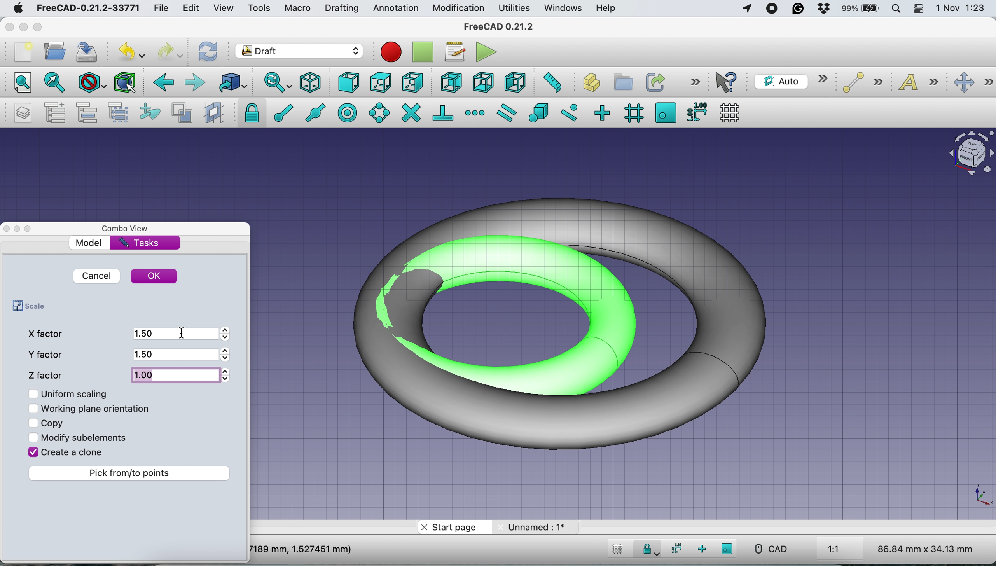 The height and width of the screenshot is (566, 996). Describe the element at coordinates (26, 307) in the screenshot. I see `scale` at that location.